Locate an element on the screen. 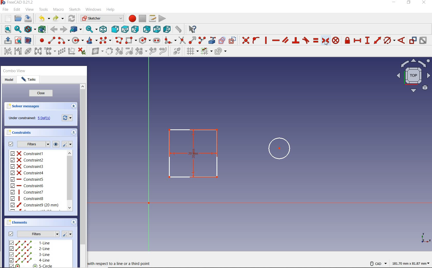 The height and width of the screenshot is (268, 432). 2-LINE is located at coordinates (30, 249).